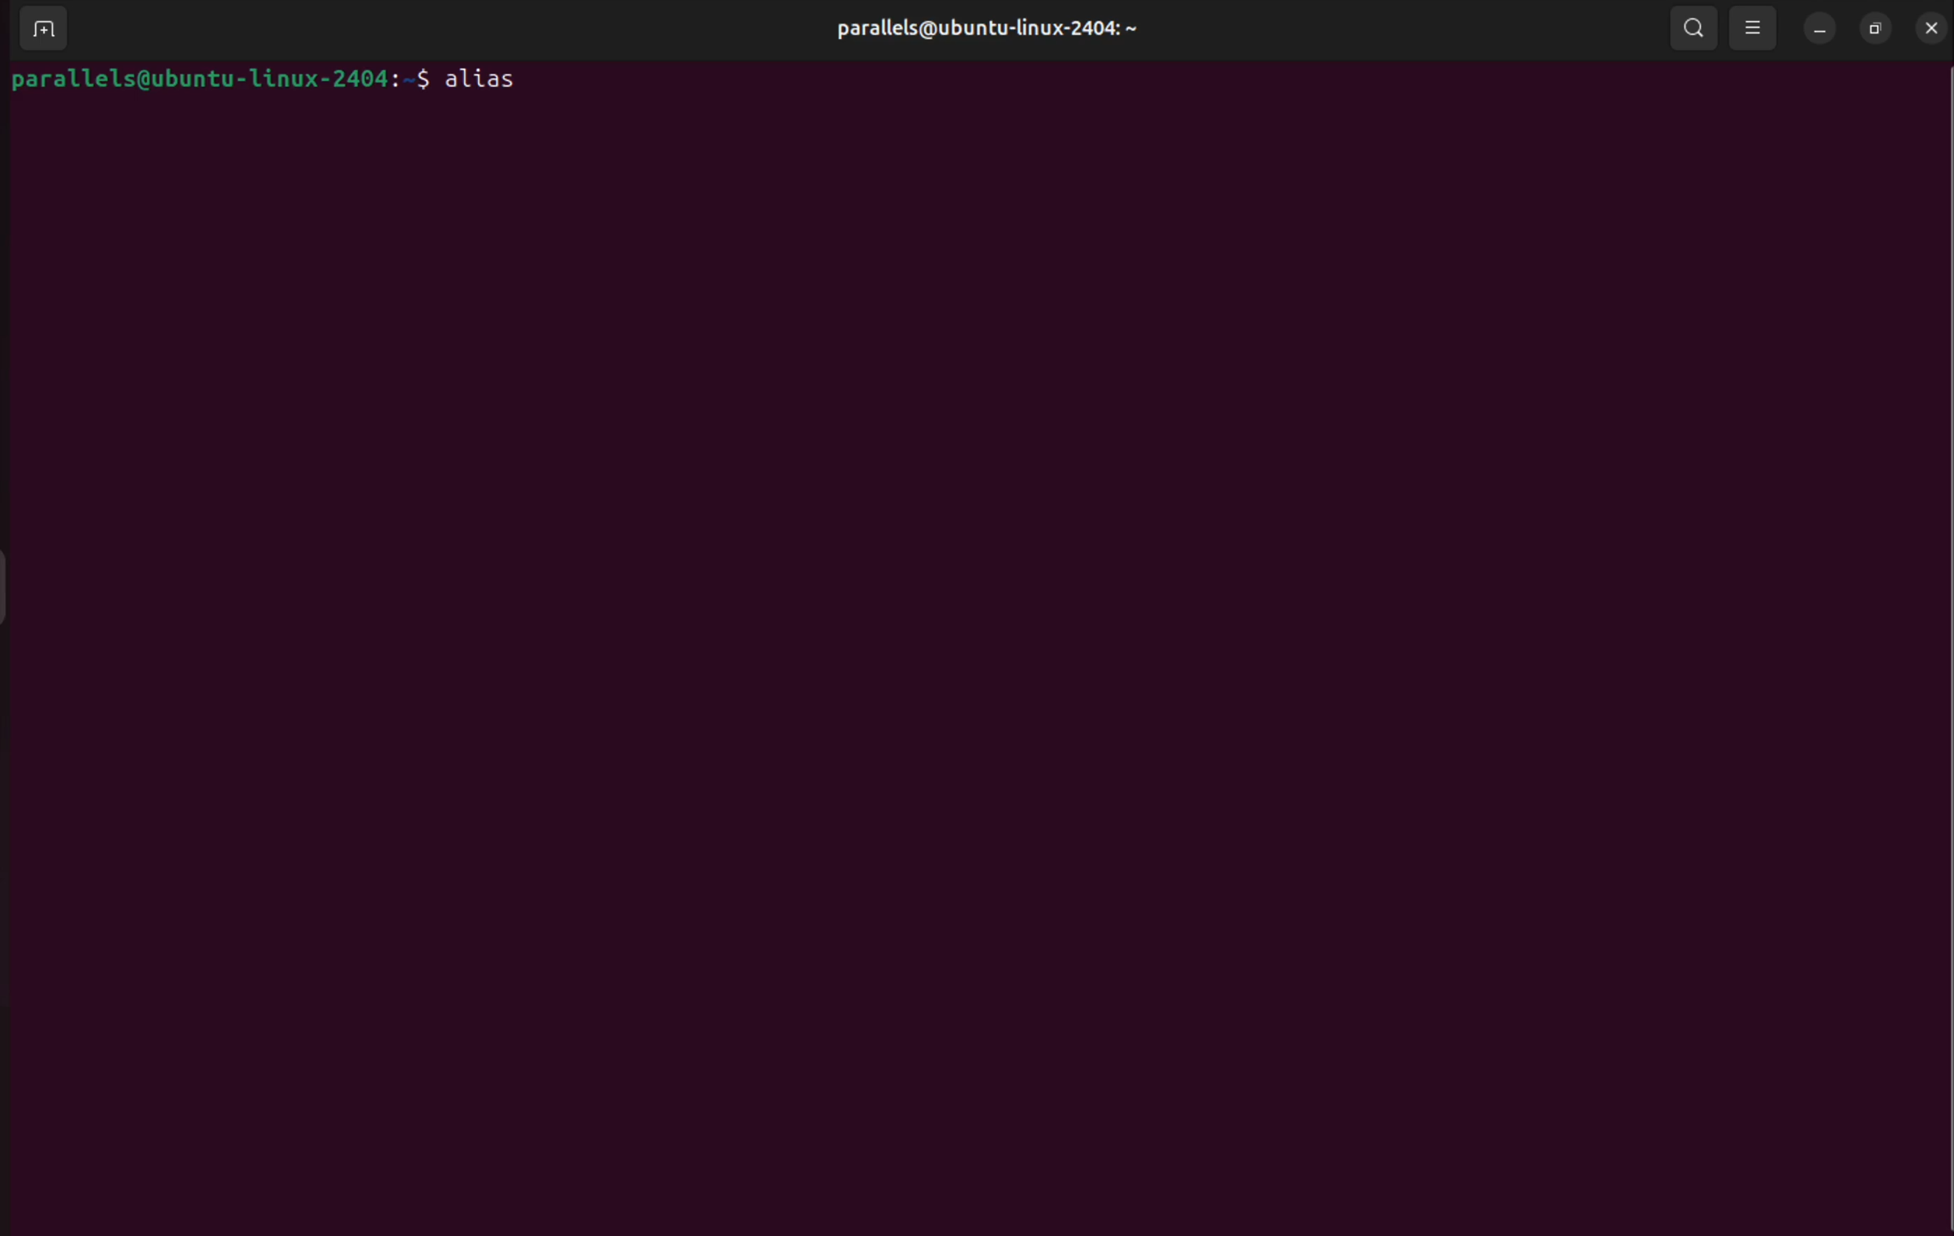  I want to click on view options, so click(1757, 29).